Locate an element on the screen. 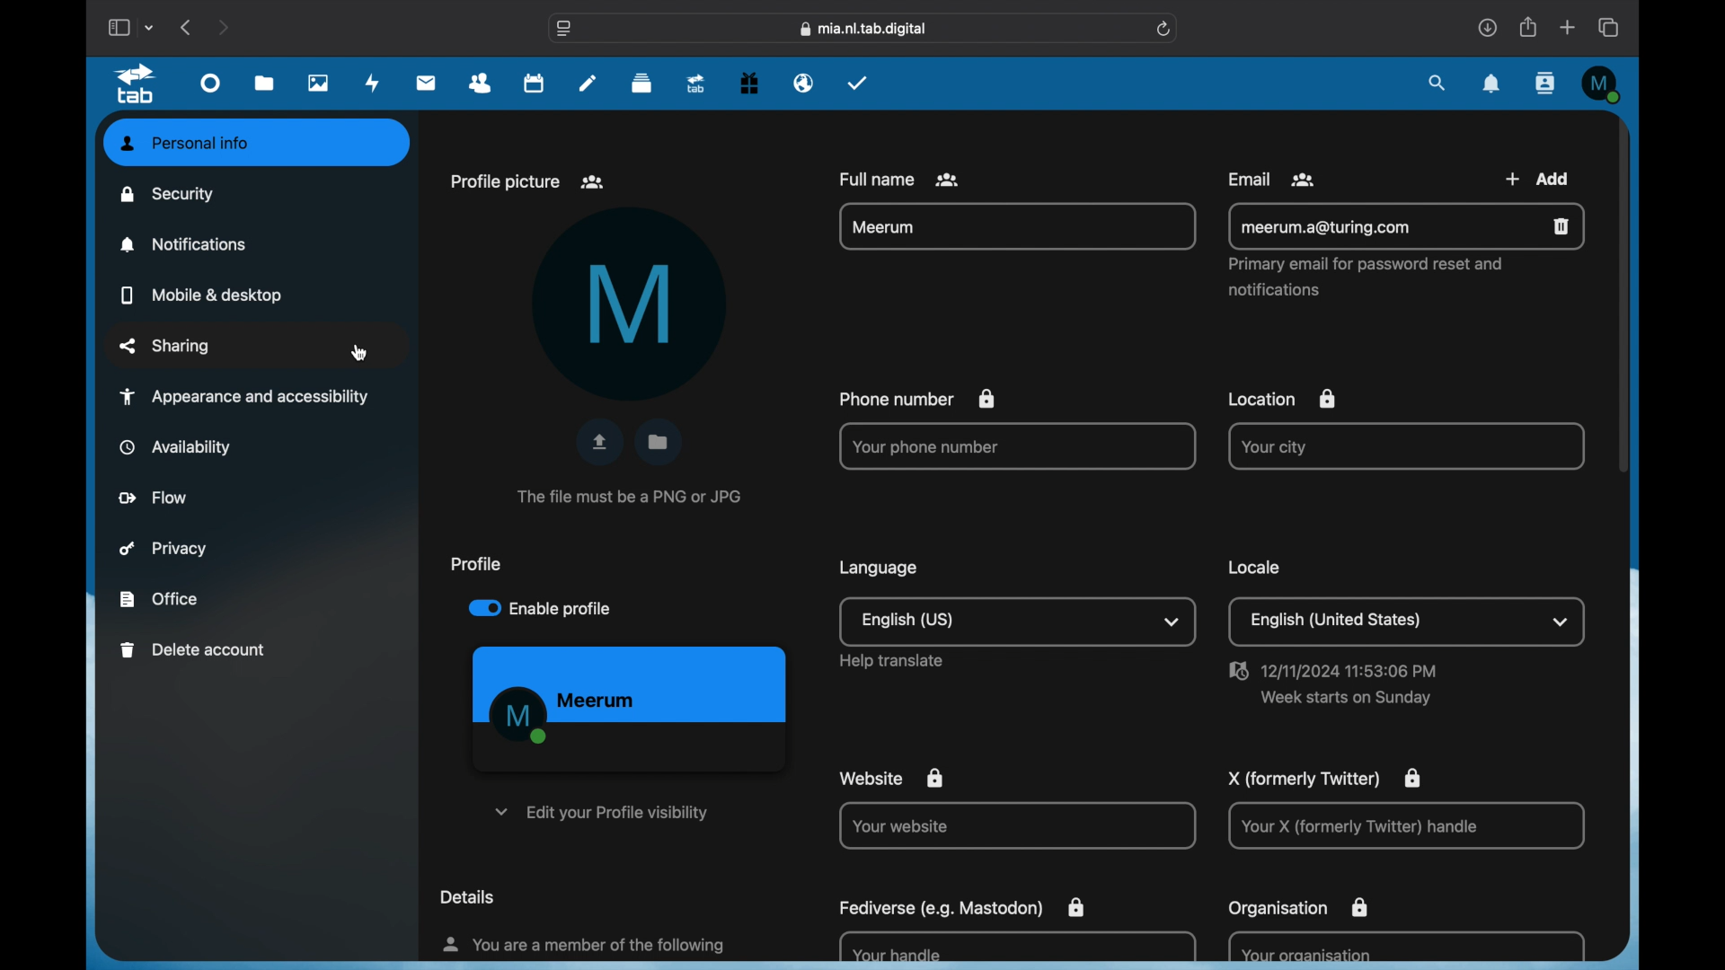  dashboard is located at coordinates (211, 88).